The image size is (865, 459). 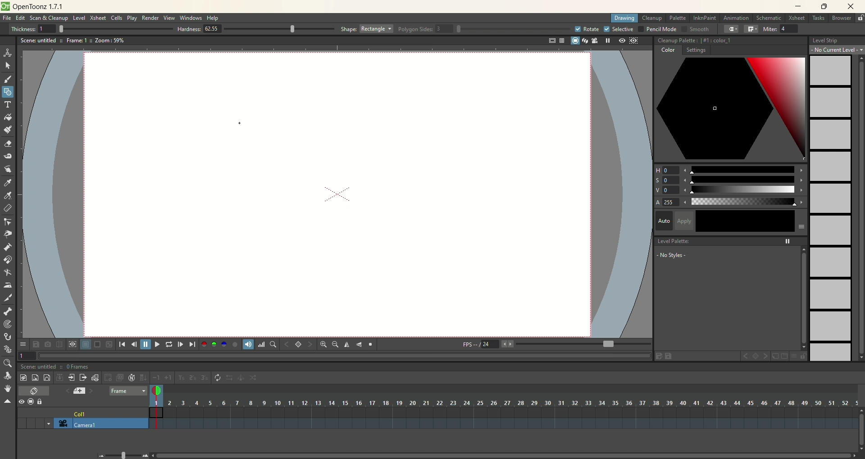 What do you see at coordinates (732, 240) in the screenshot?
I see `level palette` at bounding box center [732, 240].